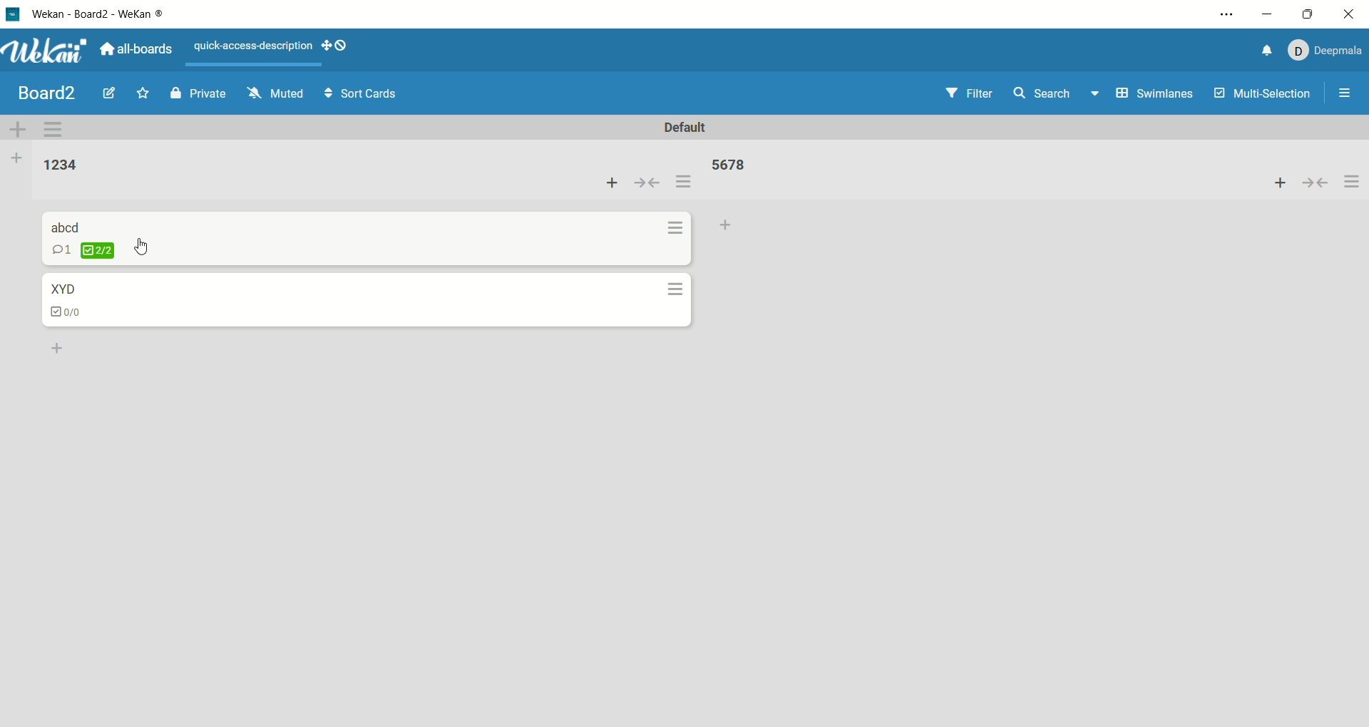 This screenshot has width=1369, height=727. I want to click on add, so click(606, 183).